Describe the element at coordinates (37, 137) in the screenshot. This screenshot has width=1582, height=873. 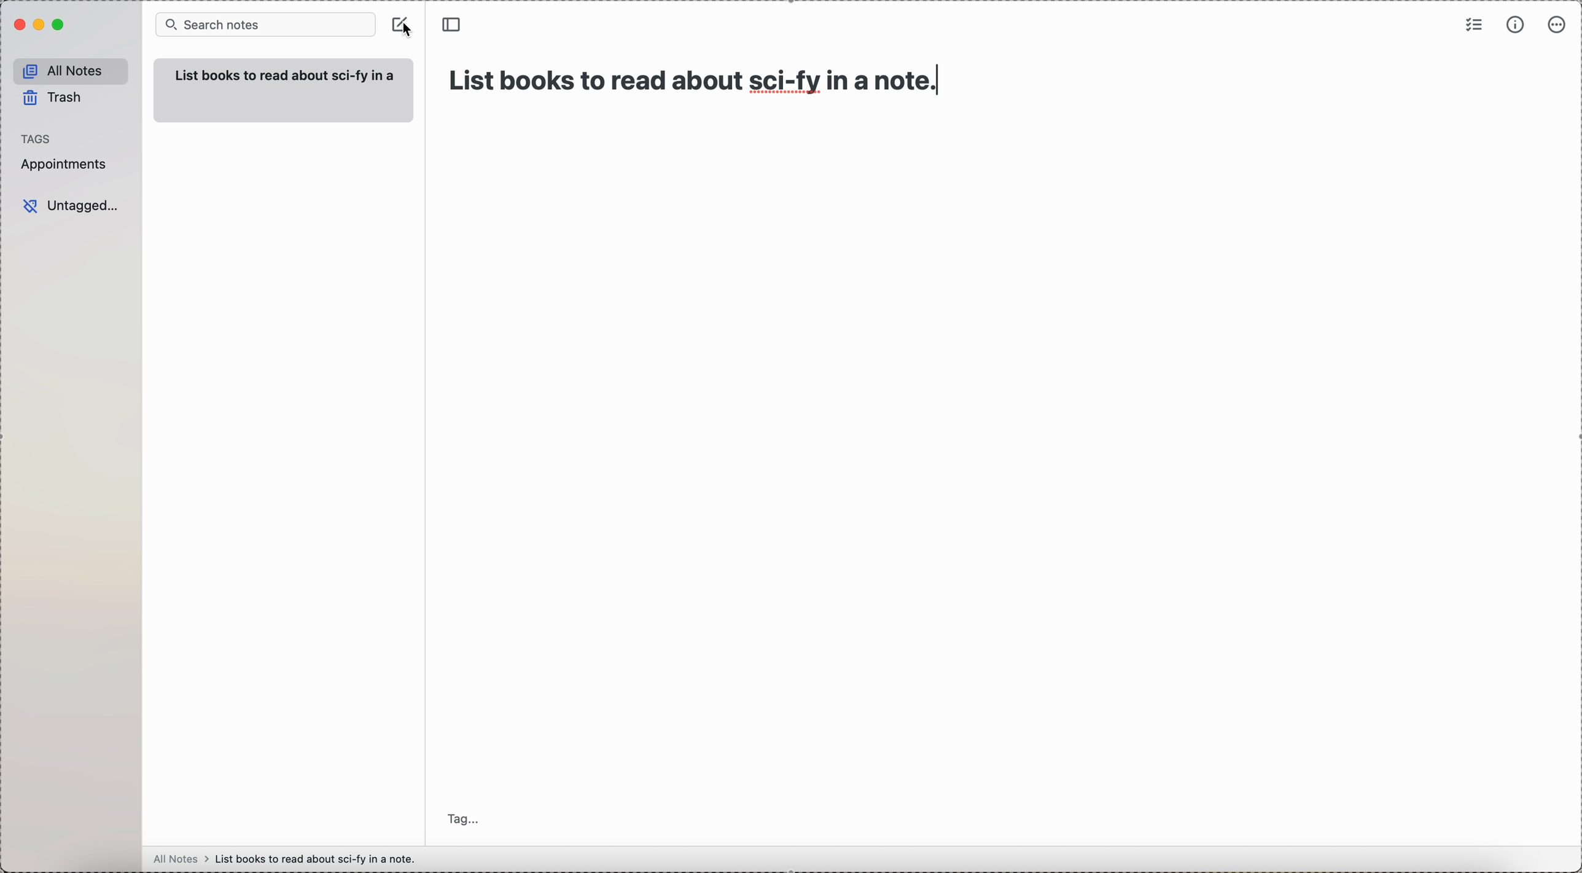
I see `tags` at that location.